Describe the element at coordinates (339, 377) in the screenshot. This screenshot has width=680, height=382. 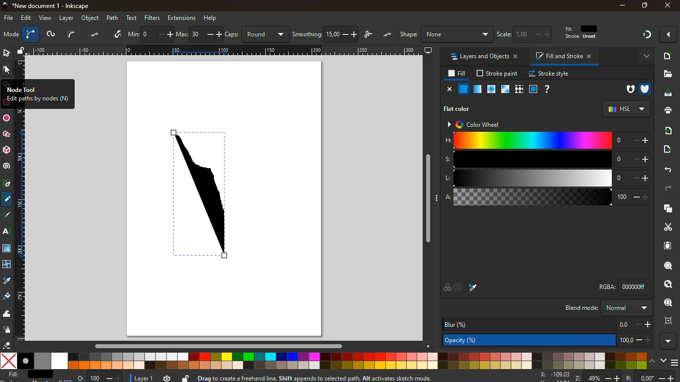
I see `description` at that location.